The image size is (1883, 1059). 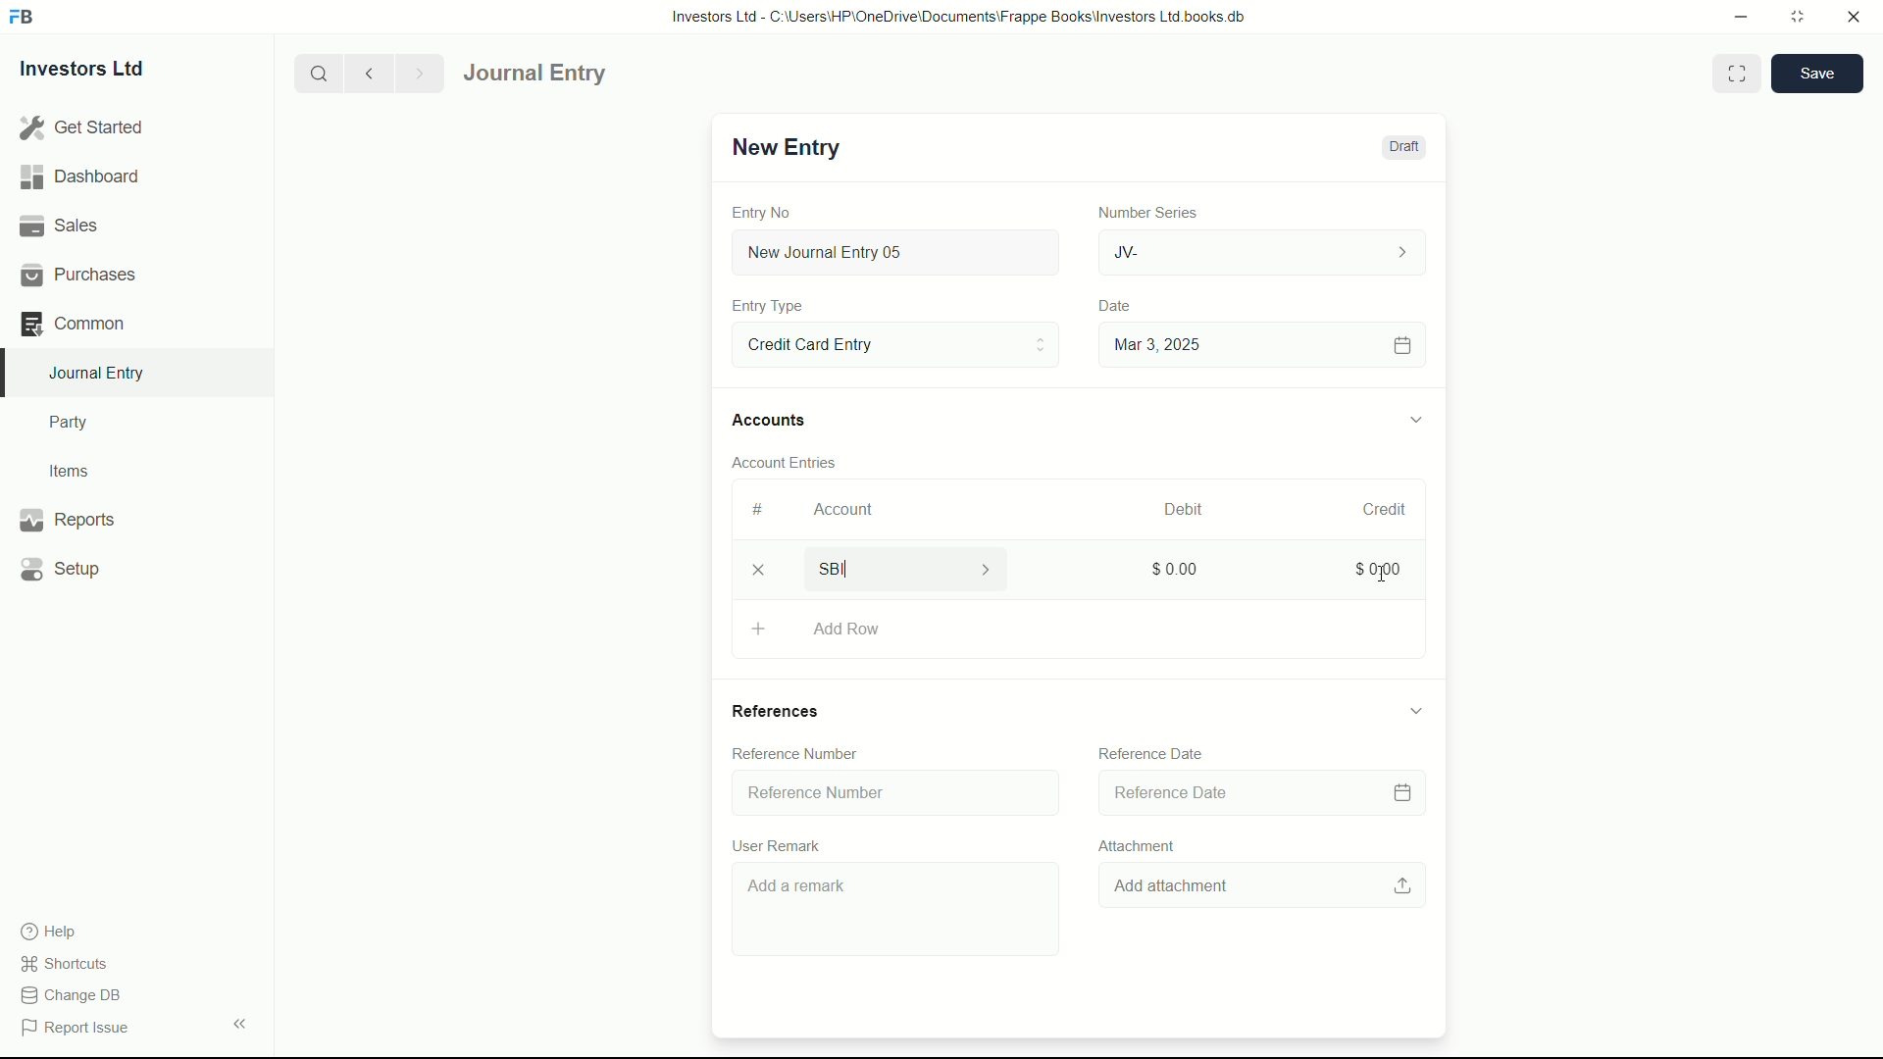 What do you see at coordinates (239, 1022) in the screenshot?
I see `expand/collapse` at bounding box center [239, 1022].